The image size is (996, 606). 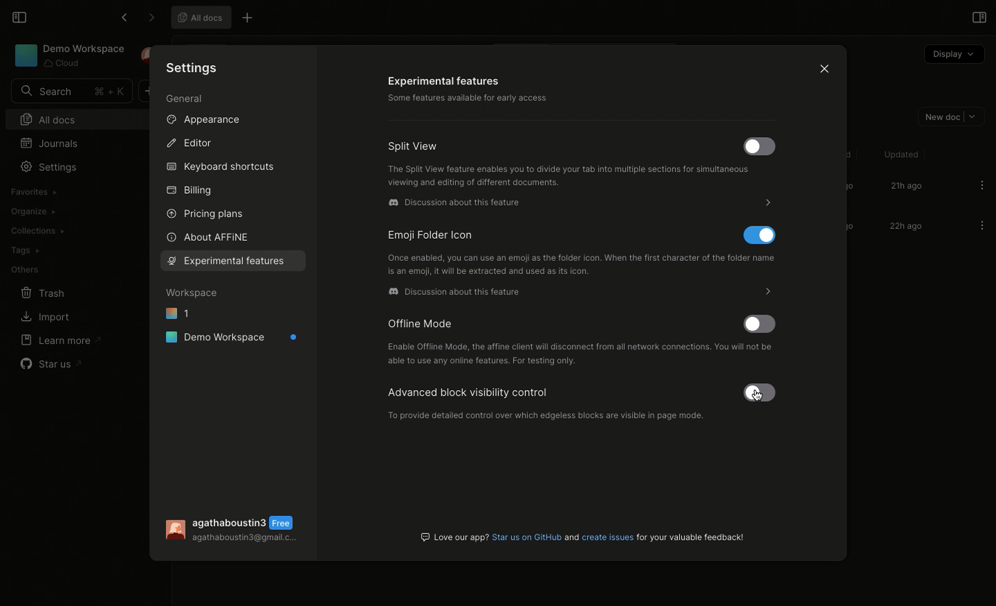 What do you see at coordinates (953, 55) in the screenshot?
I see `Display` at bounding box center [953, 55].